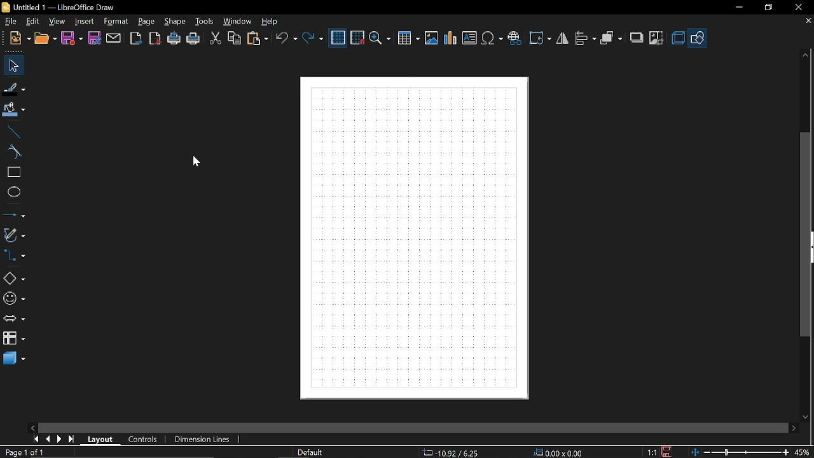  What do you see at coordinates (146, 22) in the screenshot?
I see `Page` at bounding box center [146, 22].